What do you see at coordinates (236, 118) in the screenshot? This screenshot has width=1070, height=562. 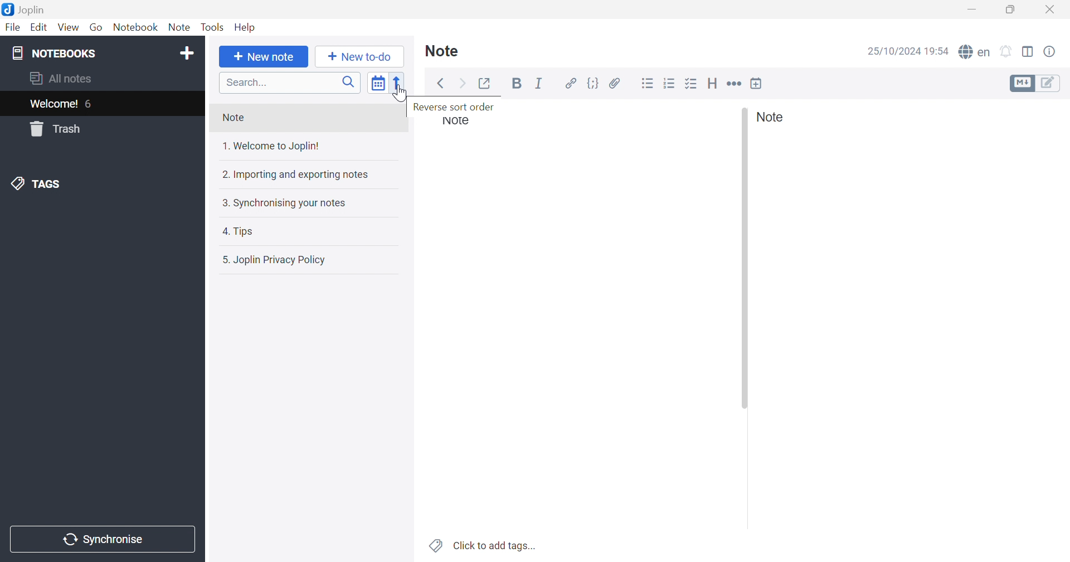 I see `Note` at bounding box center [236, 118].